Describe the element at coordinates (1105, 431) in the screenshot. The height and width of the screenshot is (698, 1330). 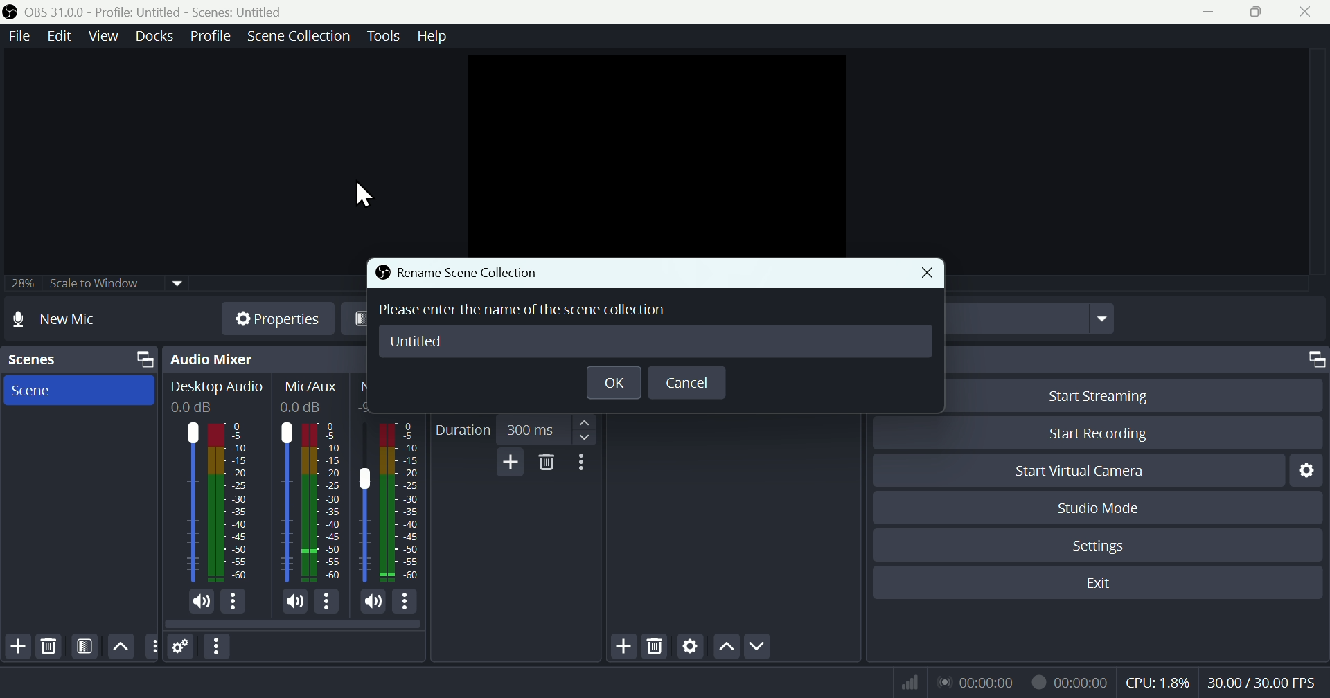
I see `Start recording` at that location.